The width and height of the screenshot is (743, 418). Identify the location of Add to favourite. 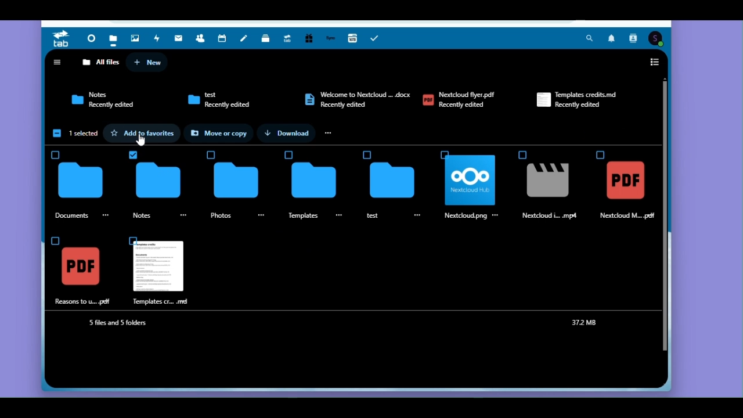
(151, 133).